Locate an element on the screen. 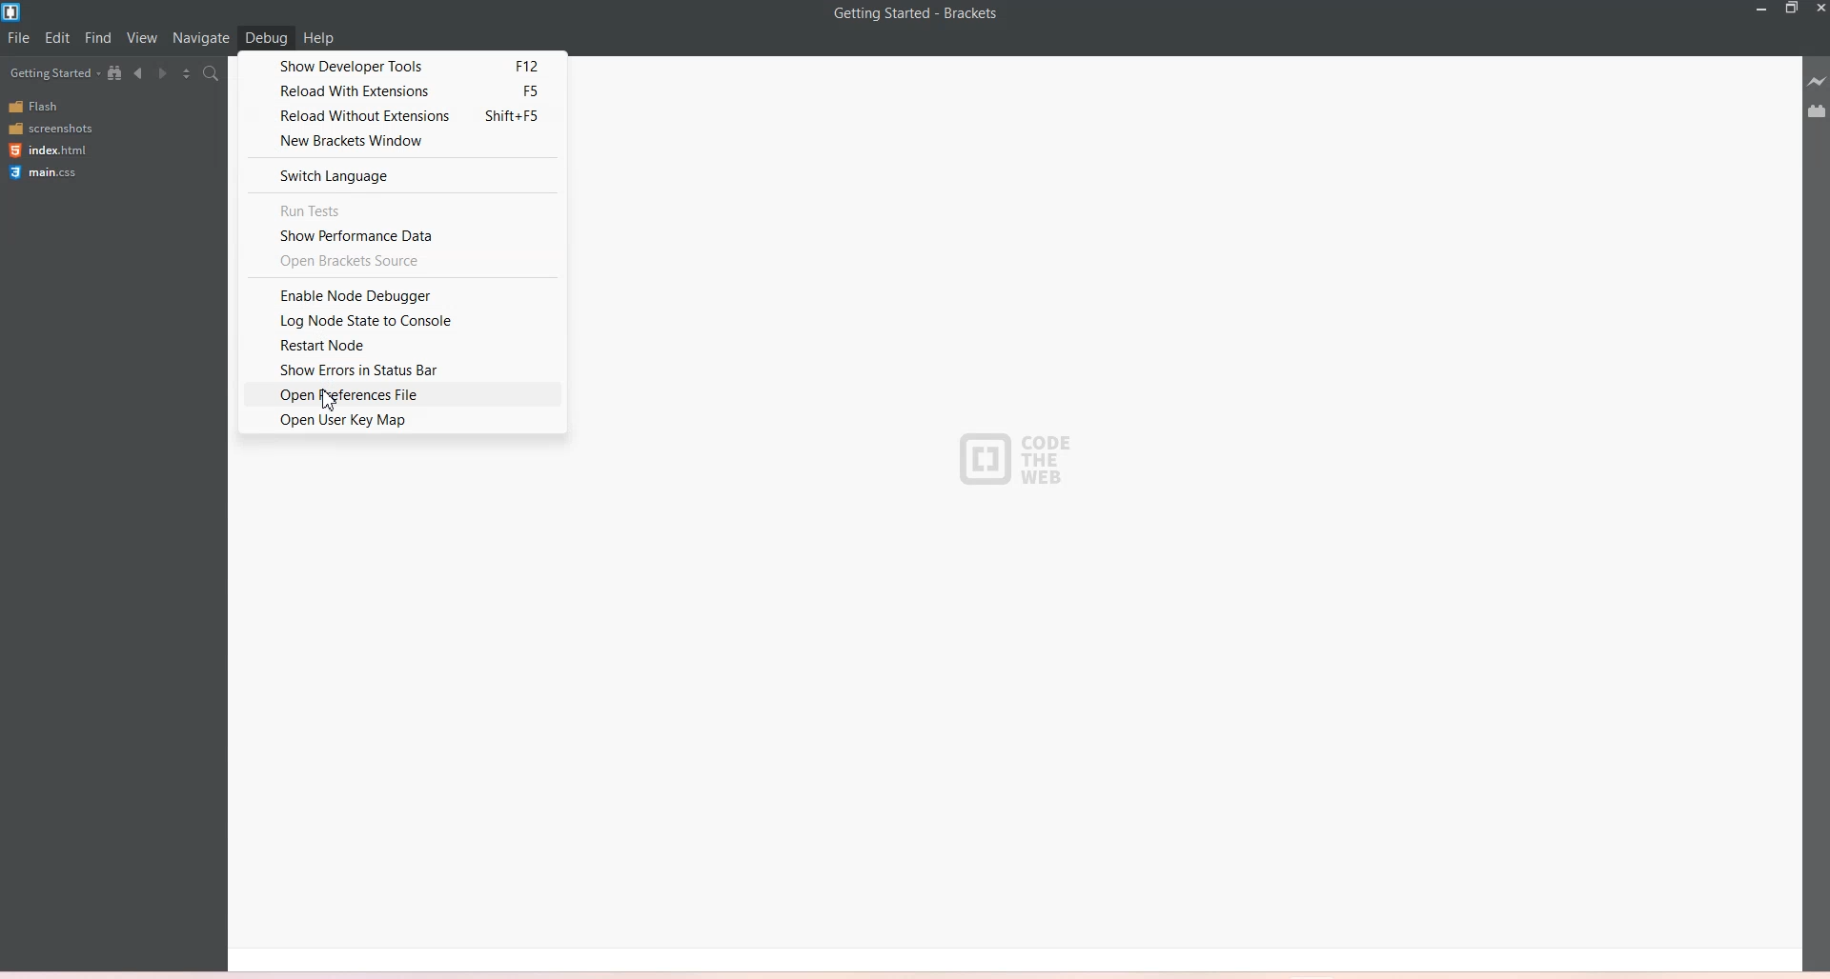 The image size is (1830, 979). Help is located at coordinates (318, 38).